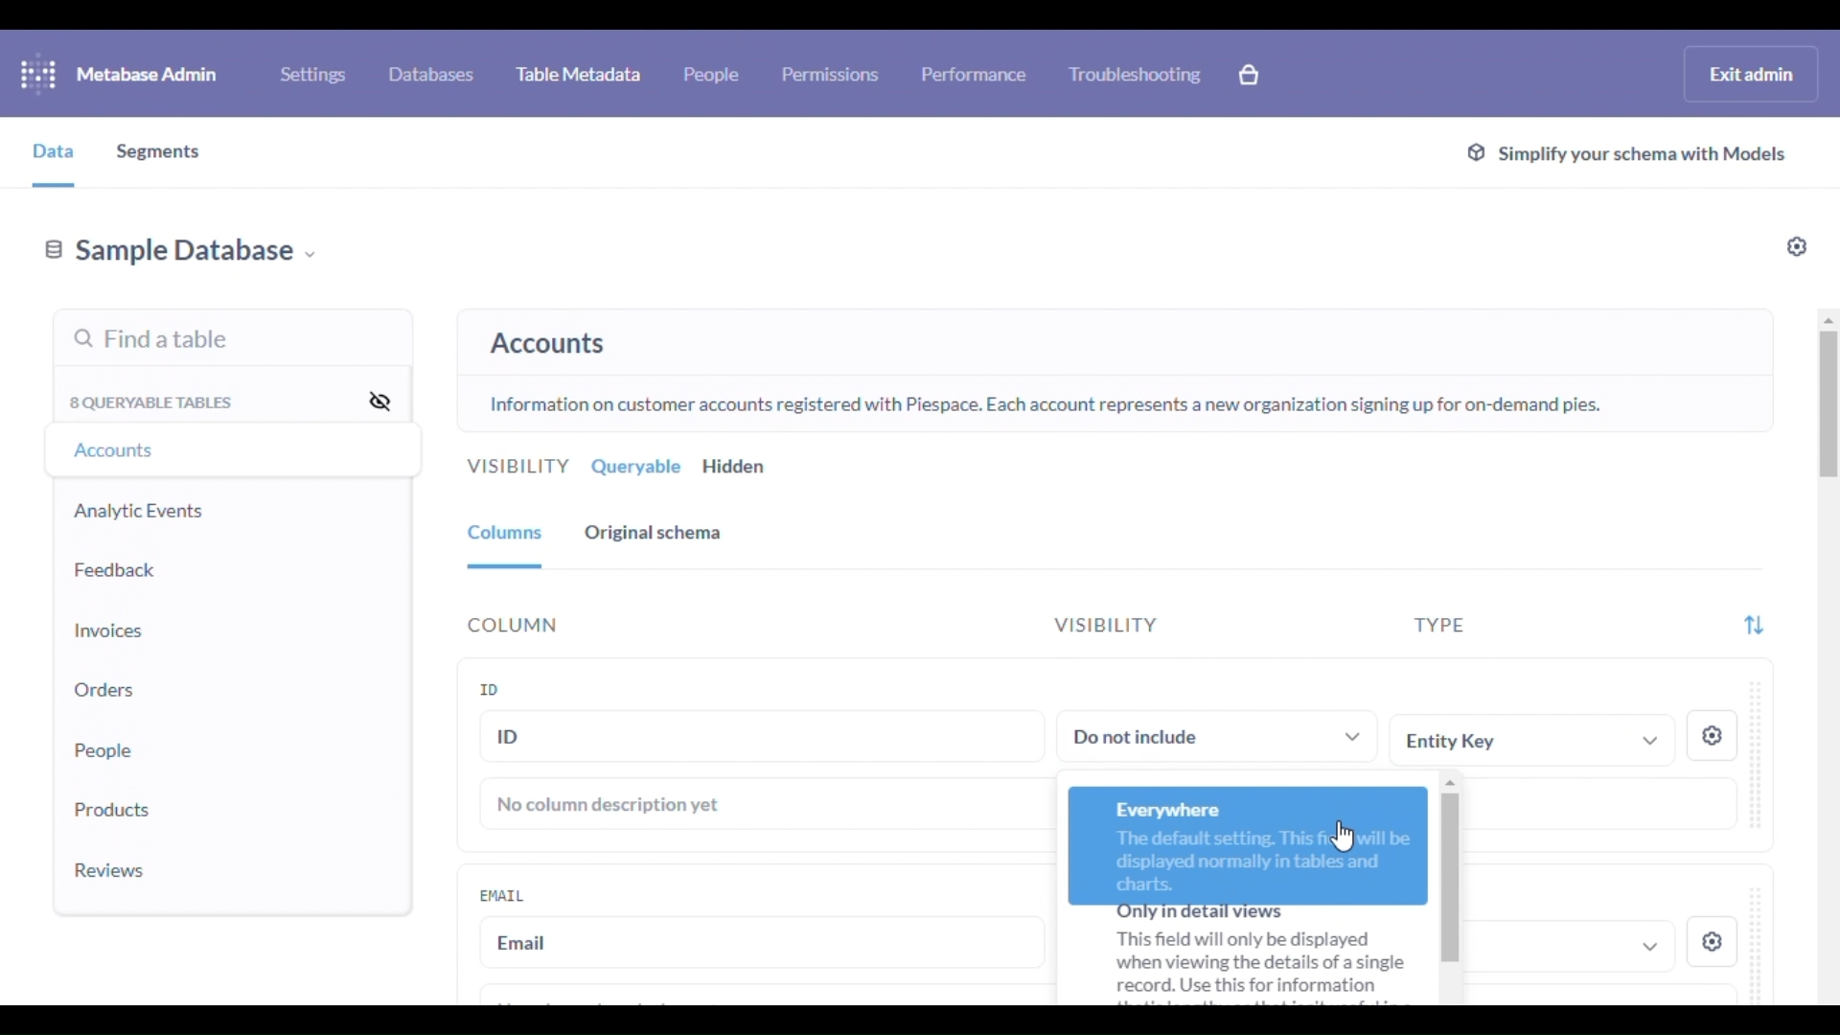 This screenshot has width=1840, height=1035. I want to click on accounts, so click(548, 344).